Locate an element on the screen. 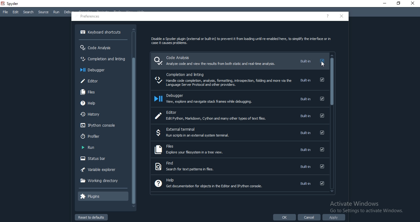  find  is located at coordinates (238, 166).